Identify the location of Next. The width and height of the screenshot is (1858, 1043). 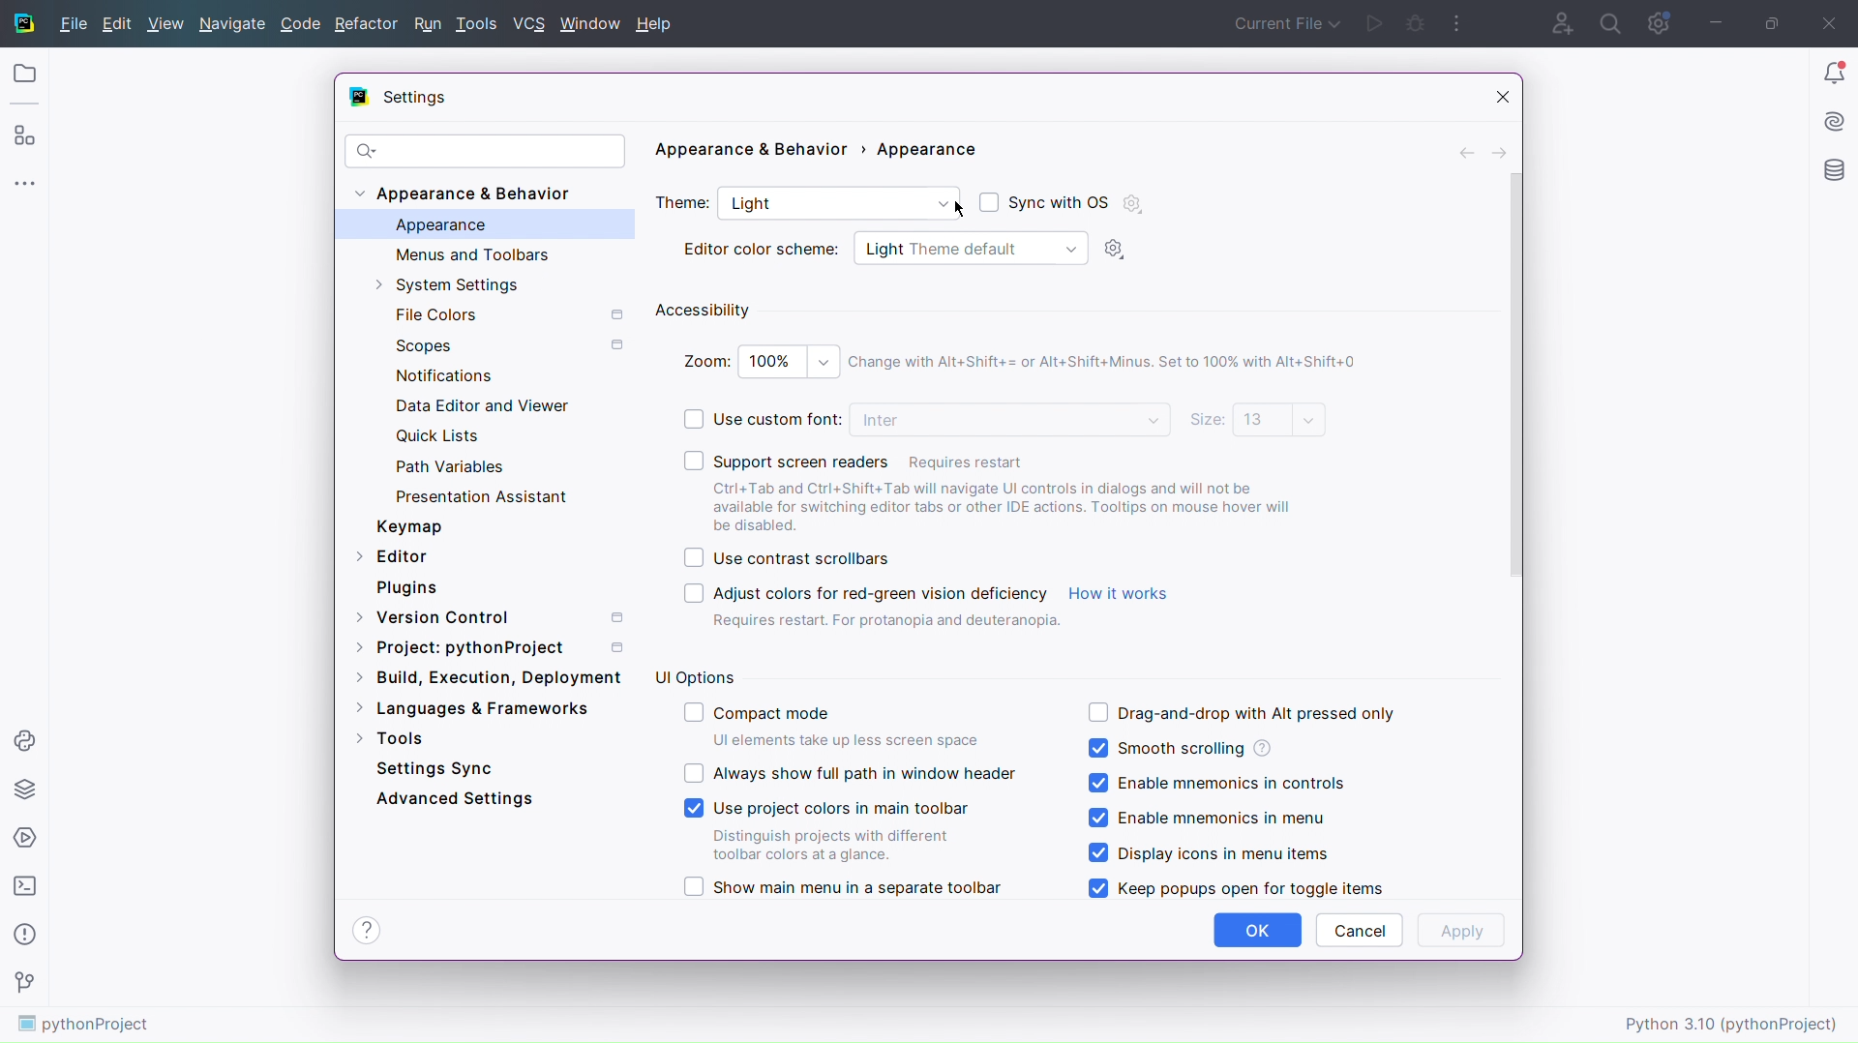
(1501, 151).